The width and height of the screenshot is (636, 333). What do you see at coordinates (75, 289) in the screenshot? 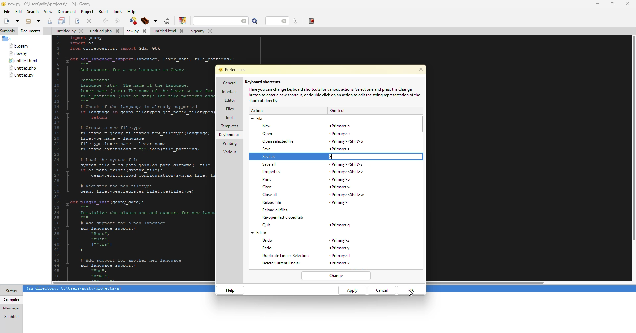
I see `info` at bounding box center [75, 289].